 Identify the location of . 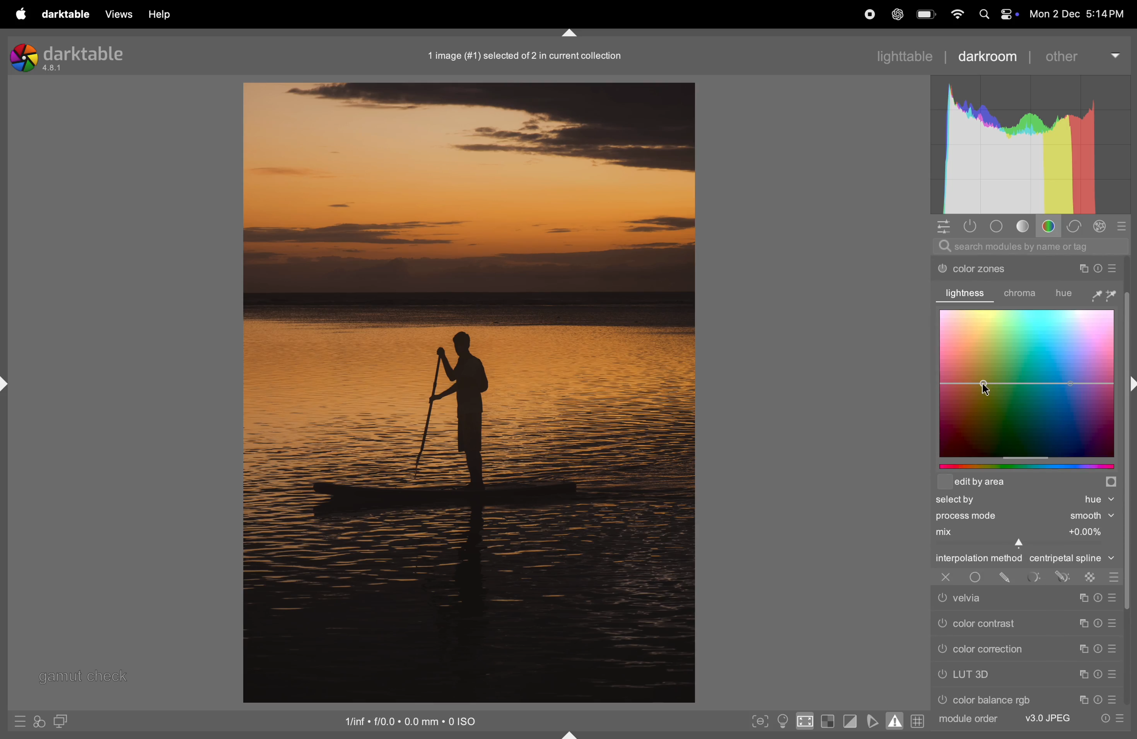
(944, 225).